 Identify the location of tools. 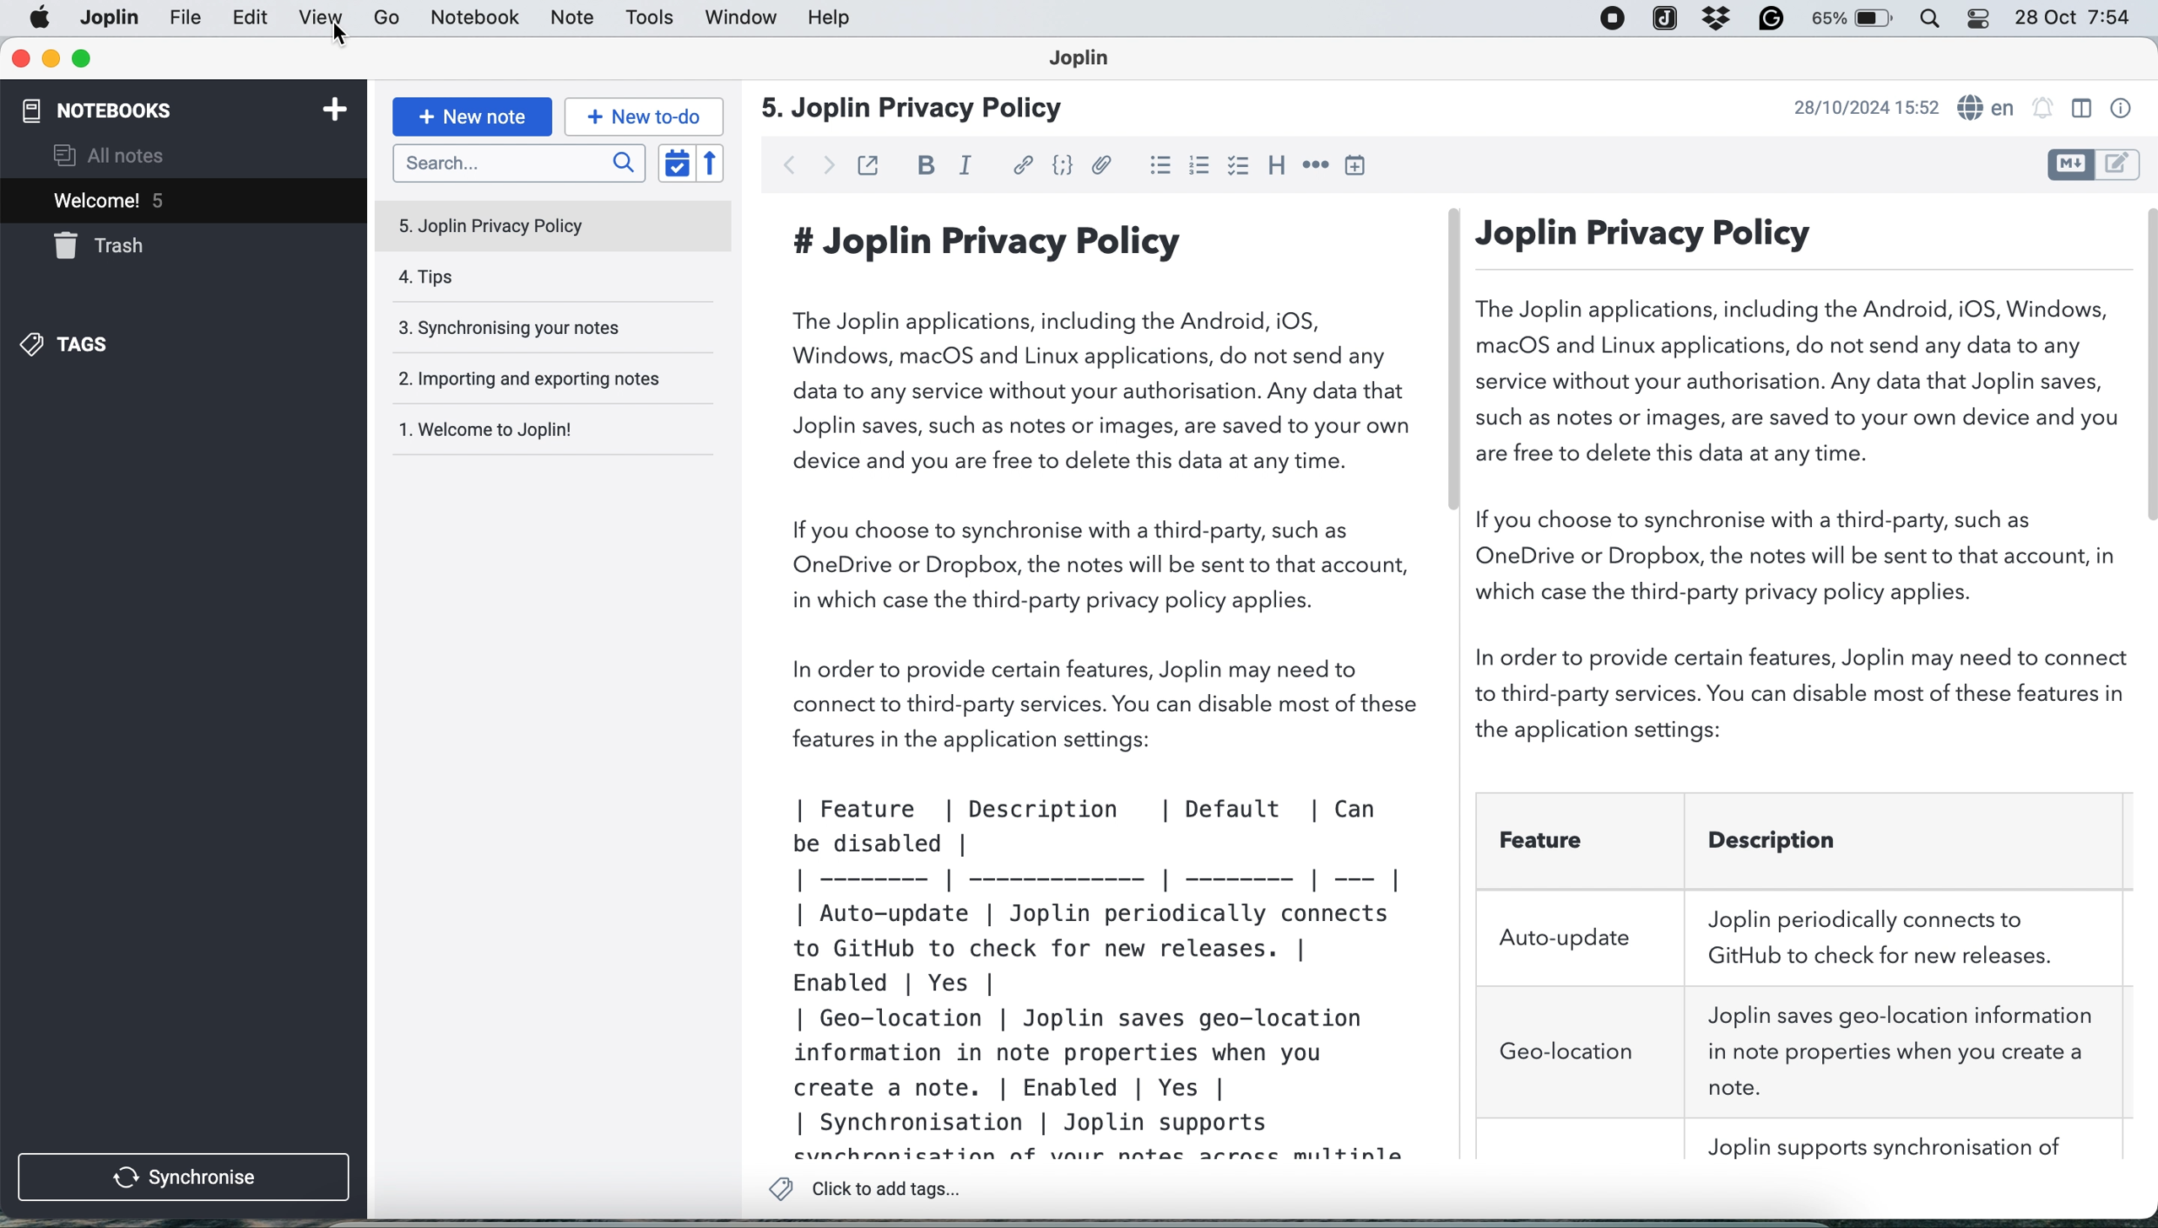
(651, 19).